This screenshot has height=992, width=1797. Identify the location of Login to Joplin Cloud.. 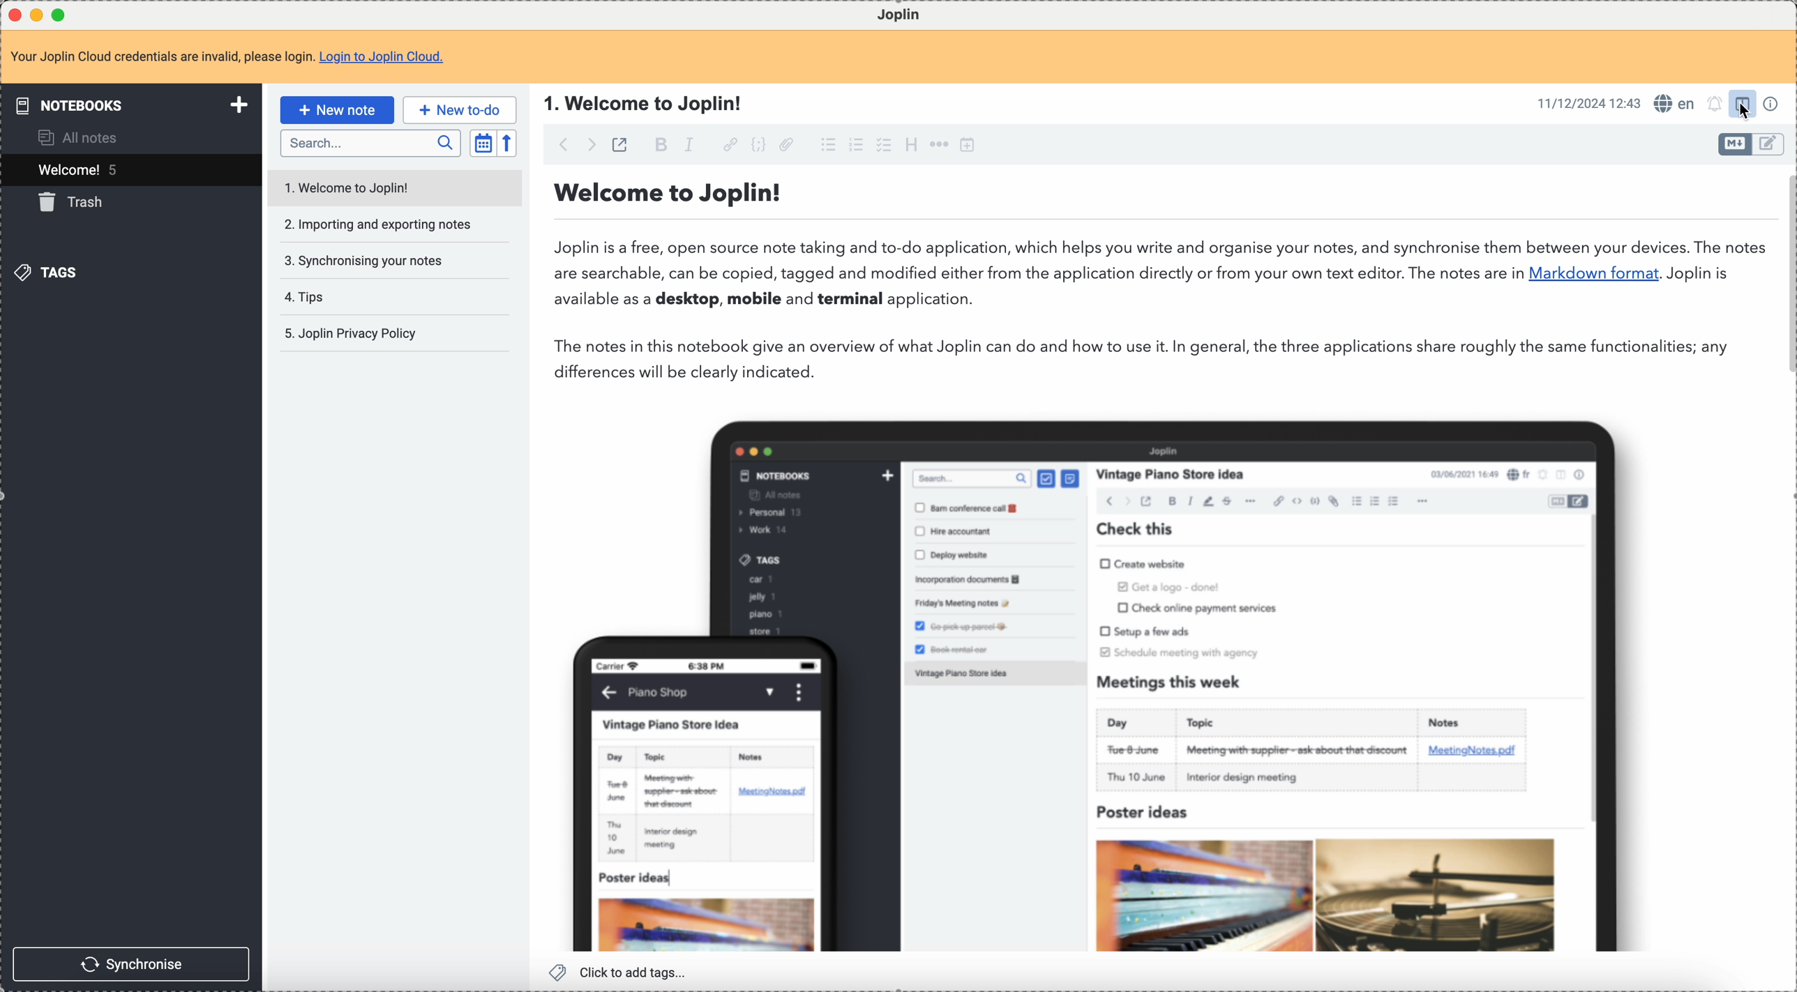
(384, 57).